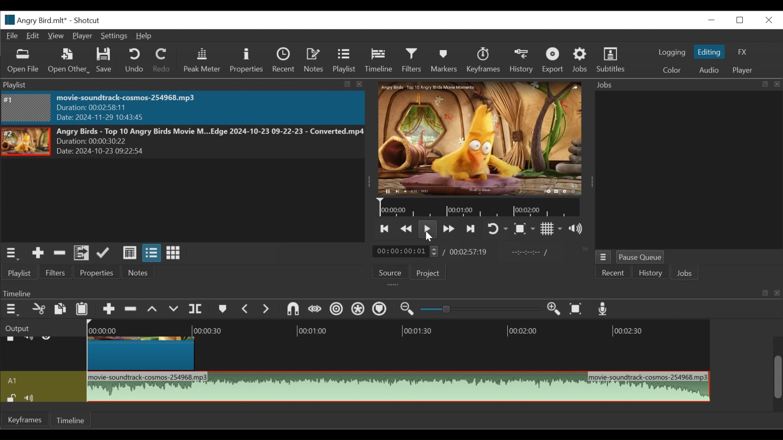  Describe the element at coordinates (106, 253) in the screenshot. I see `Update` at that location.